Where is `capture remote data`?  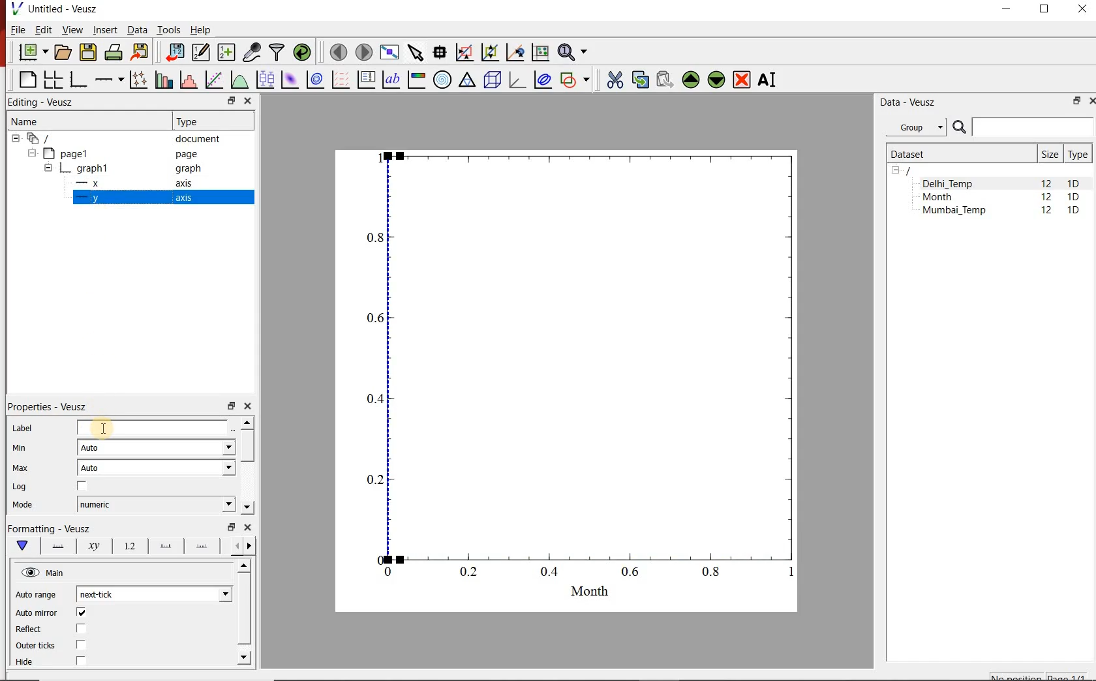
capture remote data is located at coordinates (252, 52).